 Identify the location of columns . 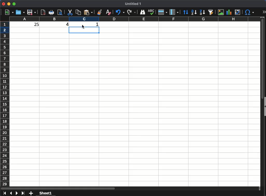
(134, 19).